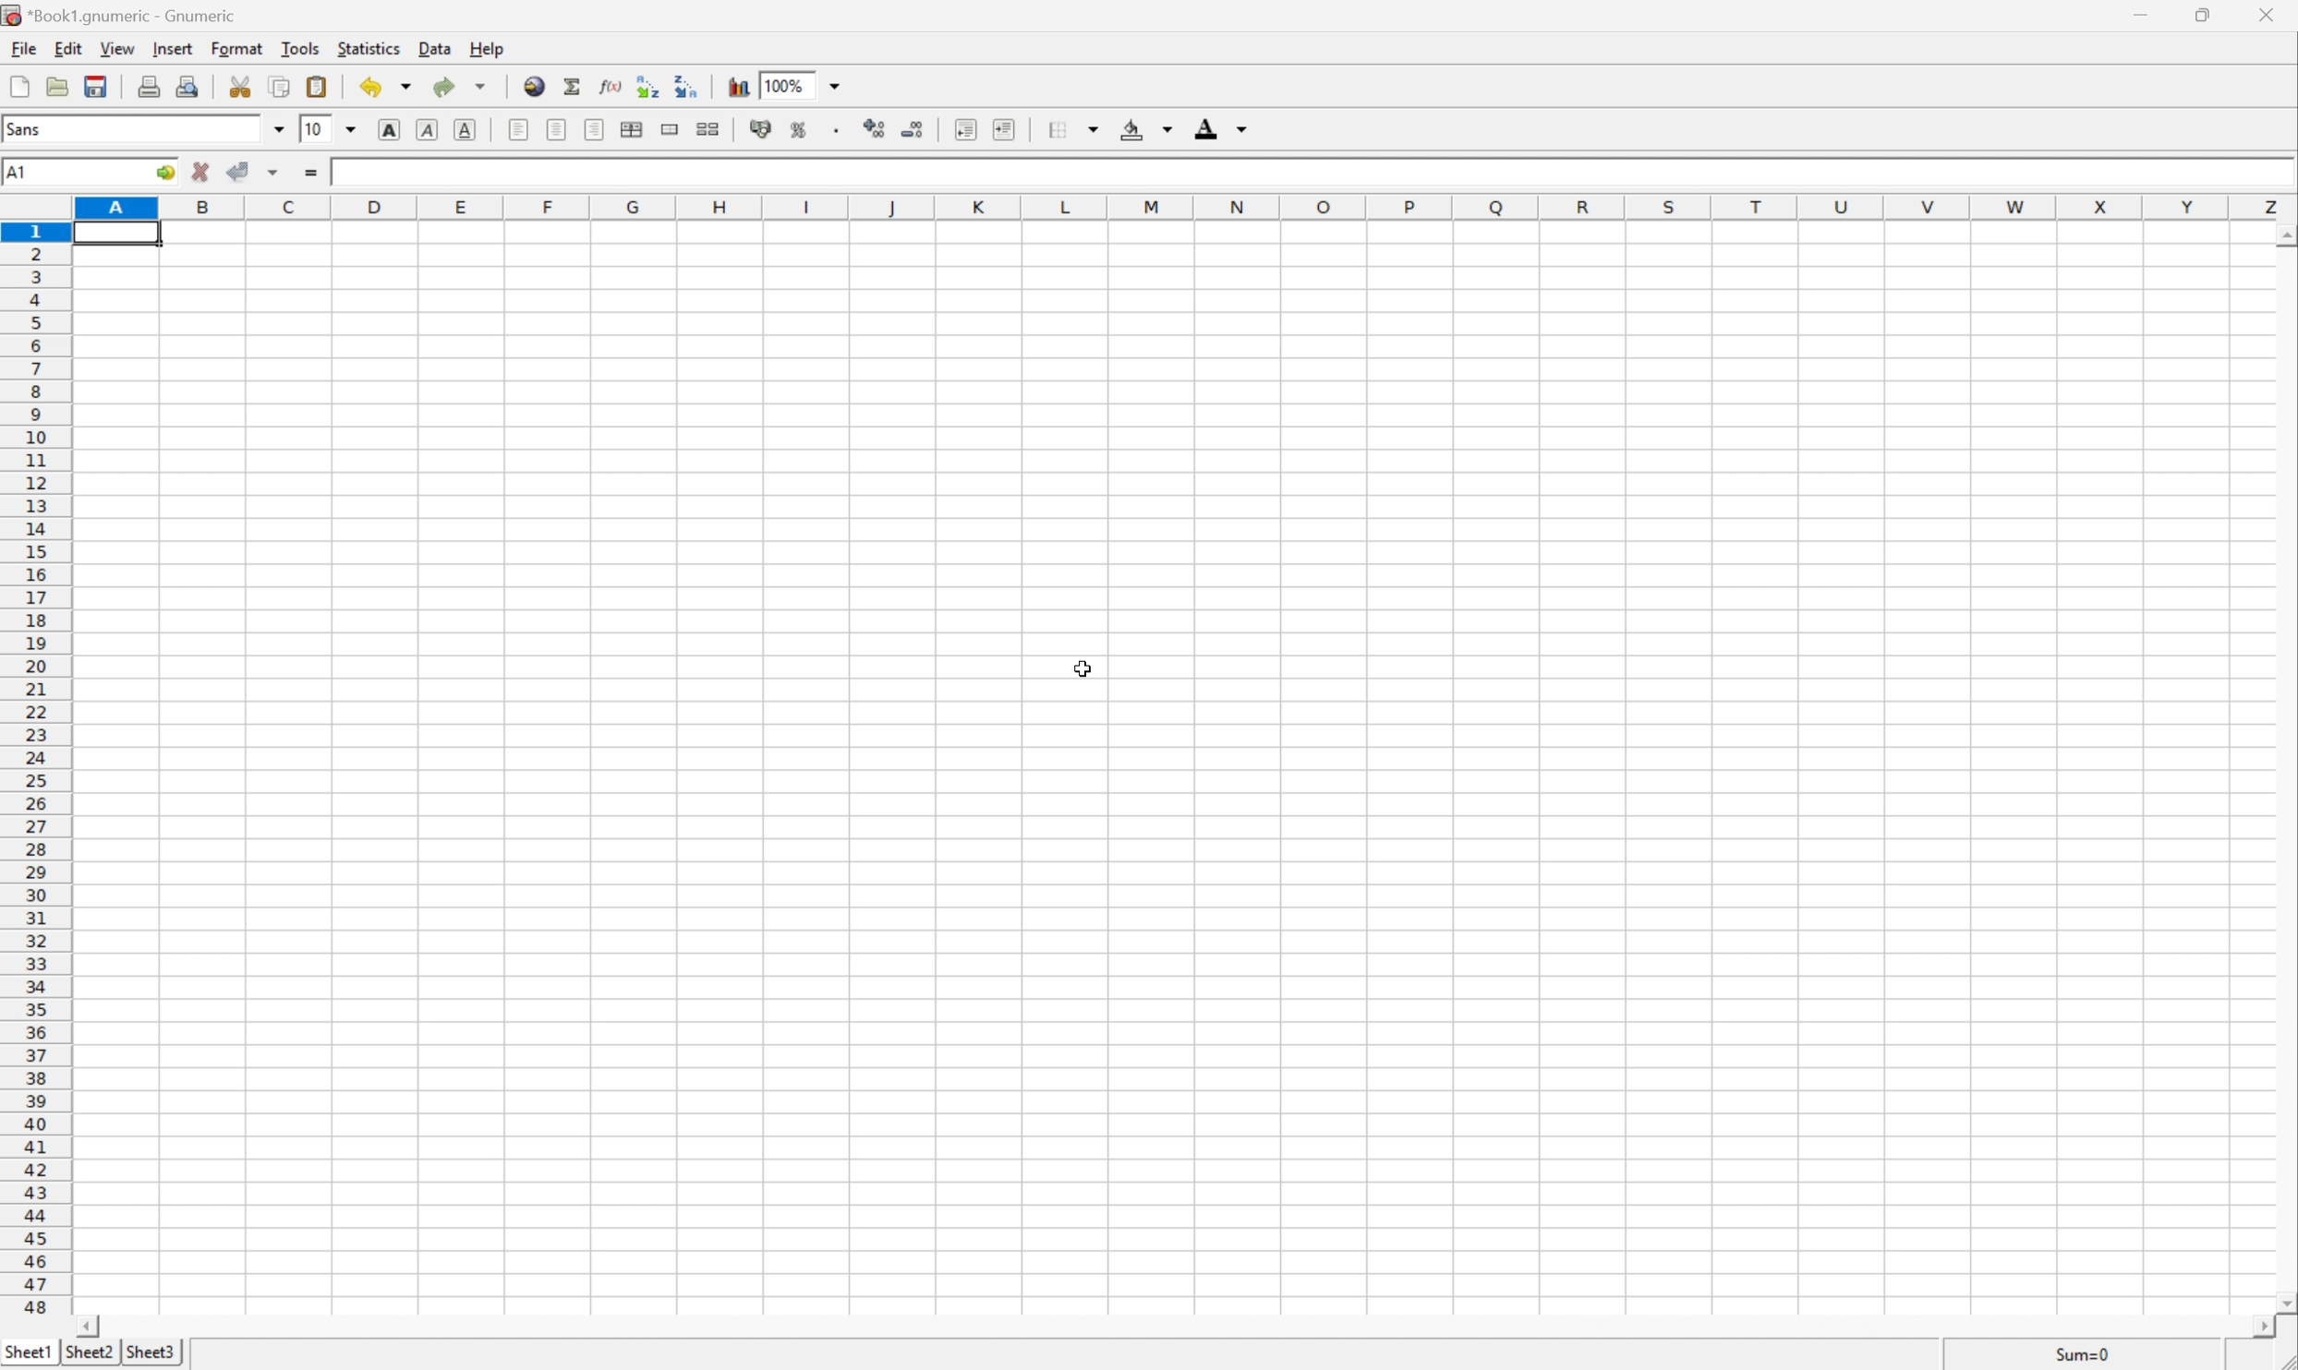 The height and width of the screenshot is (1370, 2298). What do you see at coordinates (463, 86) in the screenshot?
I see `Redo` at bounding box center [463, 86].